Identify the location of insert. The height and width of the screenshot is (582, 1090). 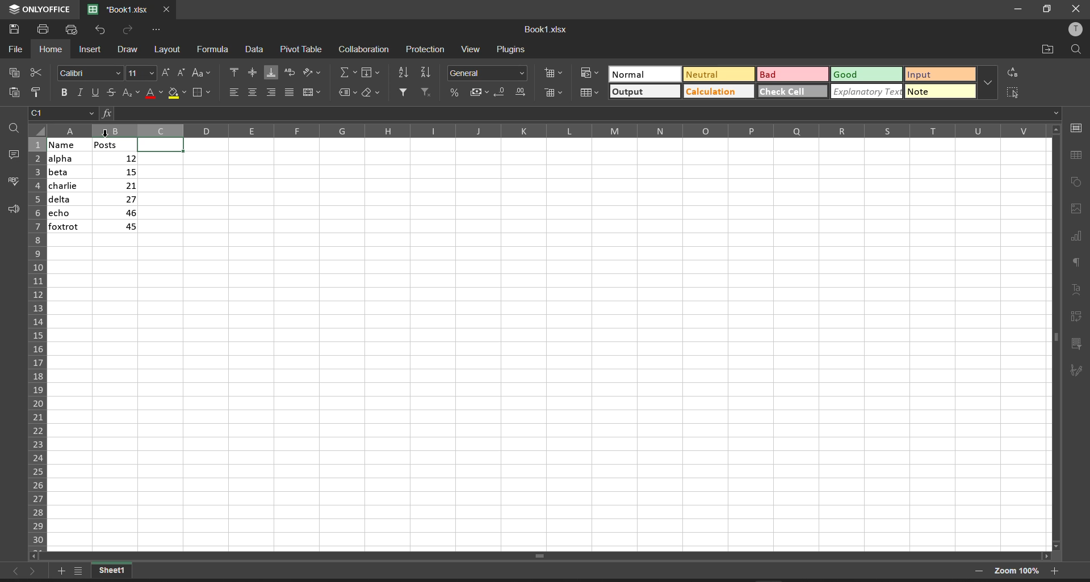
(91, 49).